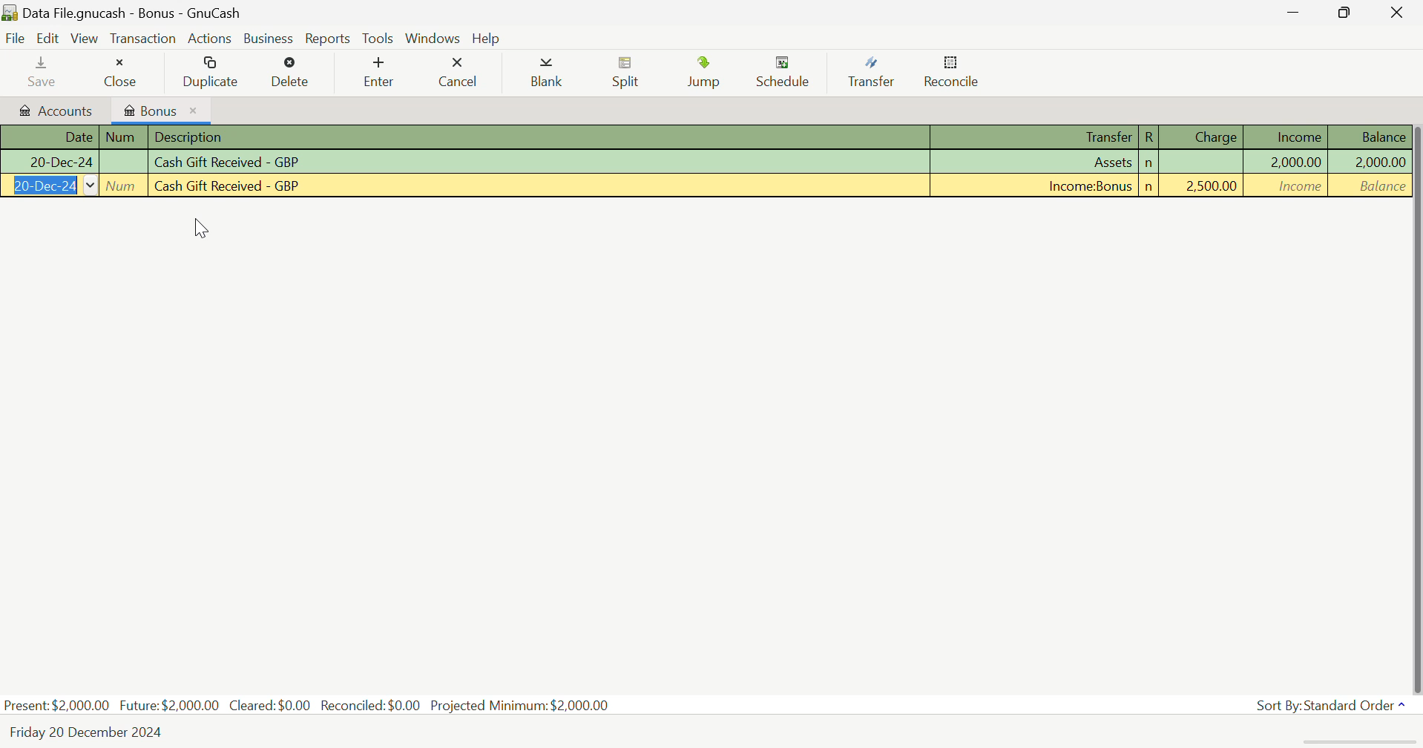 This screenshot has height=748, width=1423. Describe the element at coordinates (1036, 138) in the screenshot. I see `Transfer` at that location.